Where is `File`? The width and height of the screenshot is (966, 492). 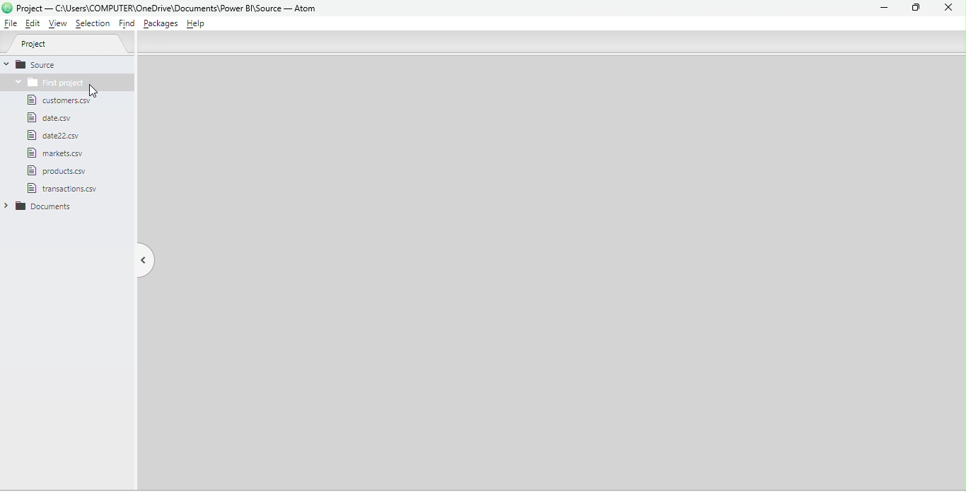
File is located at coordinates (63, 170).